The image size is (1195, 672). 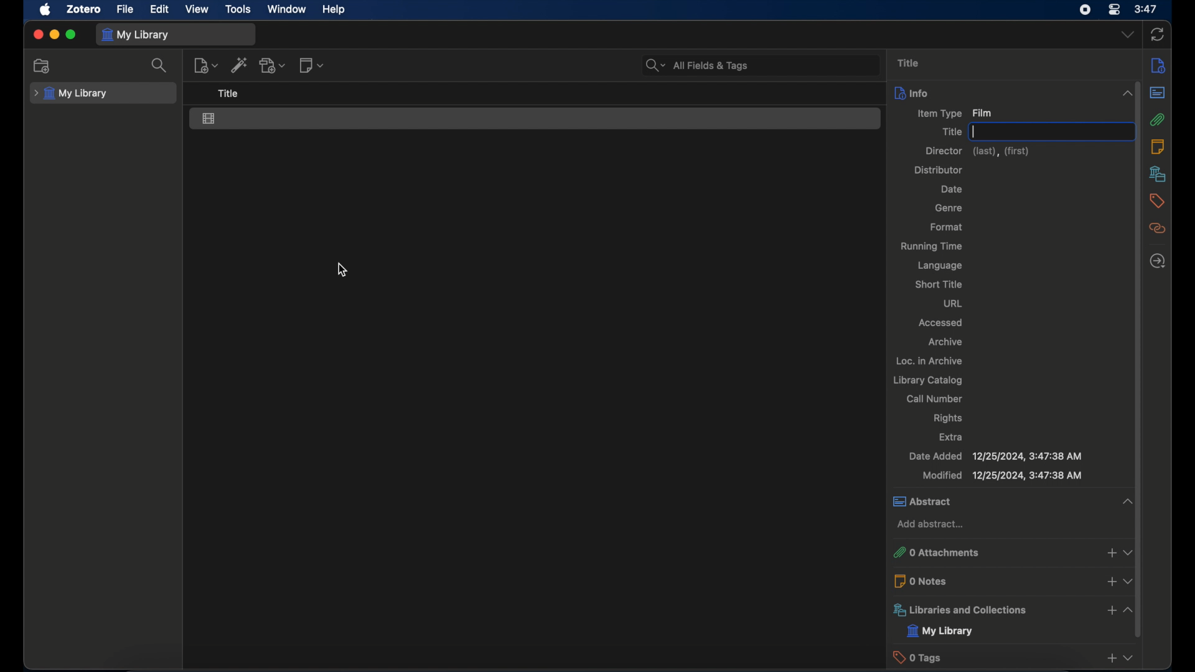 What do you see at coordinates (982, 581) in the screenshot?
I see `0 notes` at bounding box center [982, 581].